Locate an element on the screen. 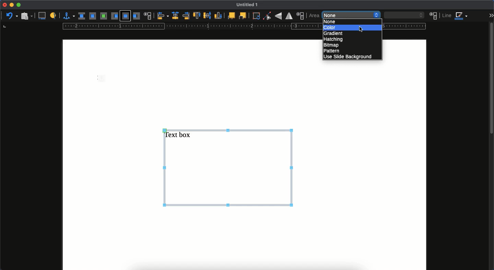  align objects is located at coordinates (163, 16).